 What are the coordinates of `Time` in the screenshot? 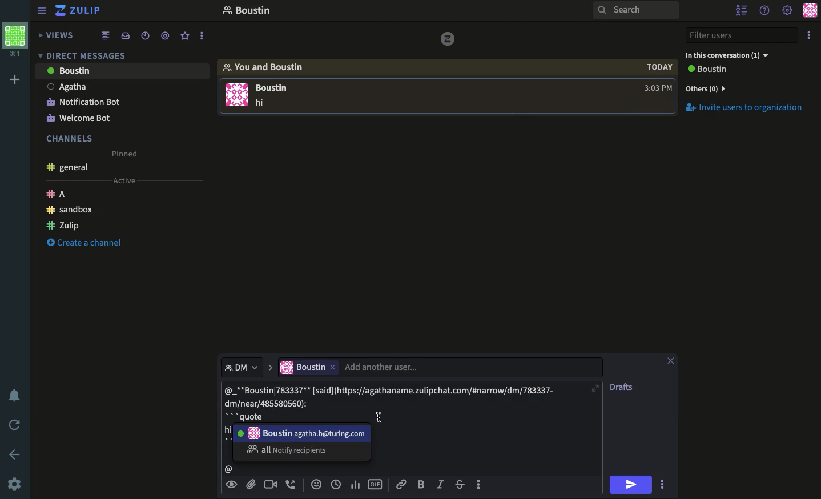 It's located at (144, 35).